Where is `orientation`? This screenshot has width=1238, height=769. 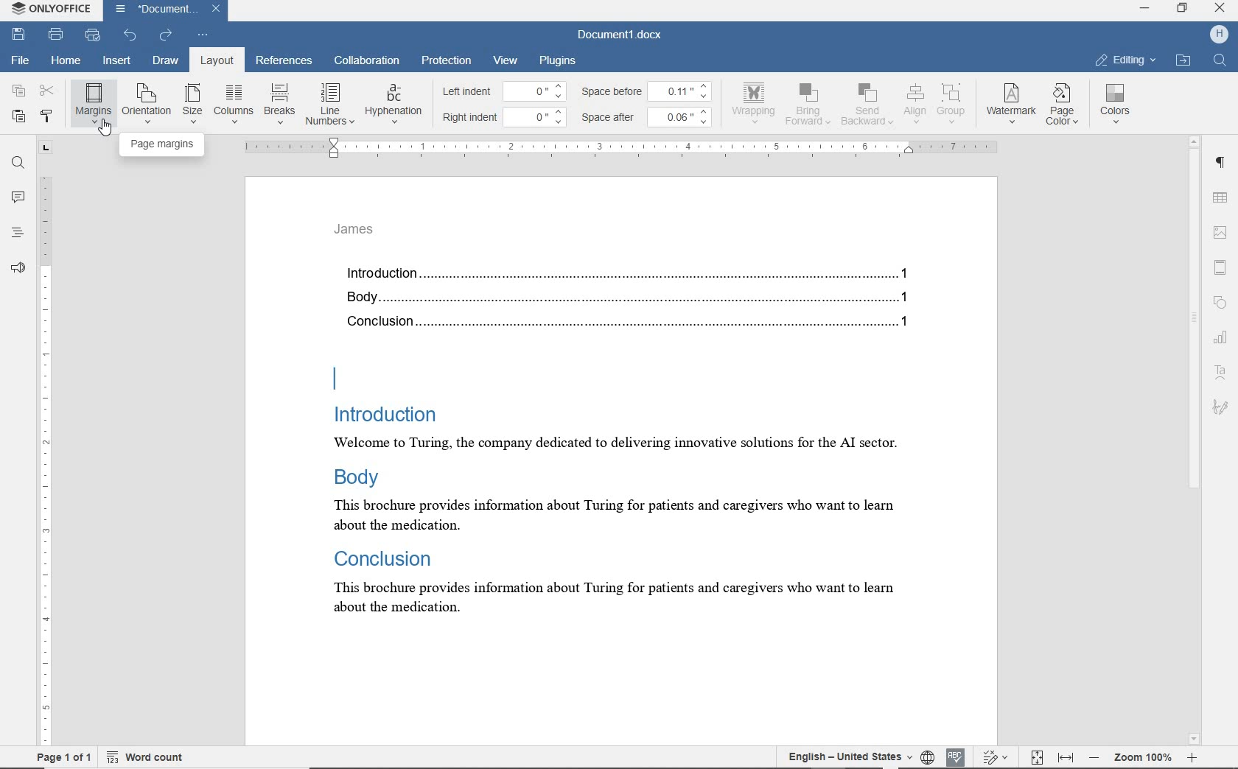 orientation is located at coordinates (147, 102).